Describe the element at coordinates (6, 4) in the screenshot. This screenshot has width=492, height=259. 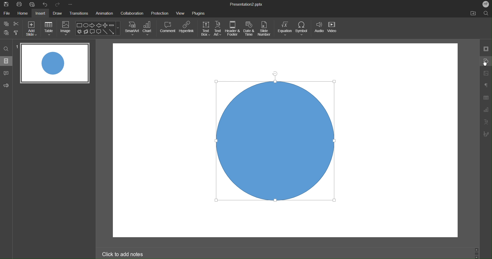
I see `Save` at that location.